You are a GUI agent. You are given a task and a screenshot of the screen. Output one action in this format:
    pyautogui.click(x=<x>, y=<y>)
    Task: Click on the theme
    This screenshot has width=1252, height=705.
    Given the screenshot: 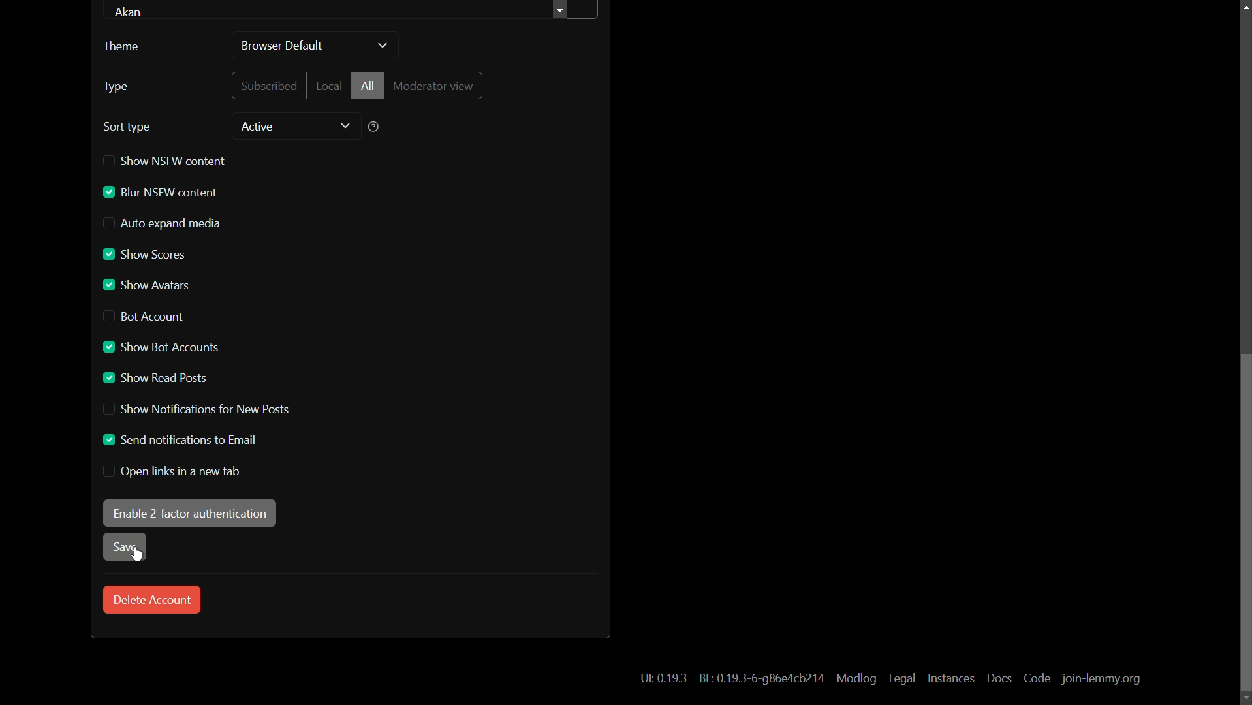 What is the action you would take?
    pyautogui.click(x=127, y=47)
    